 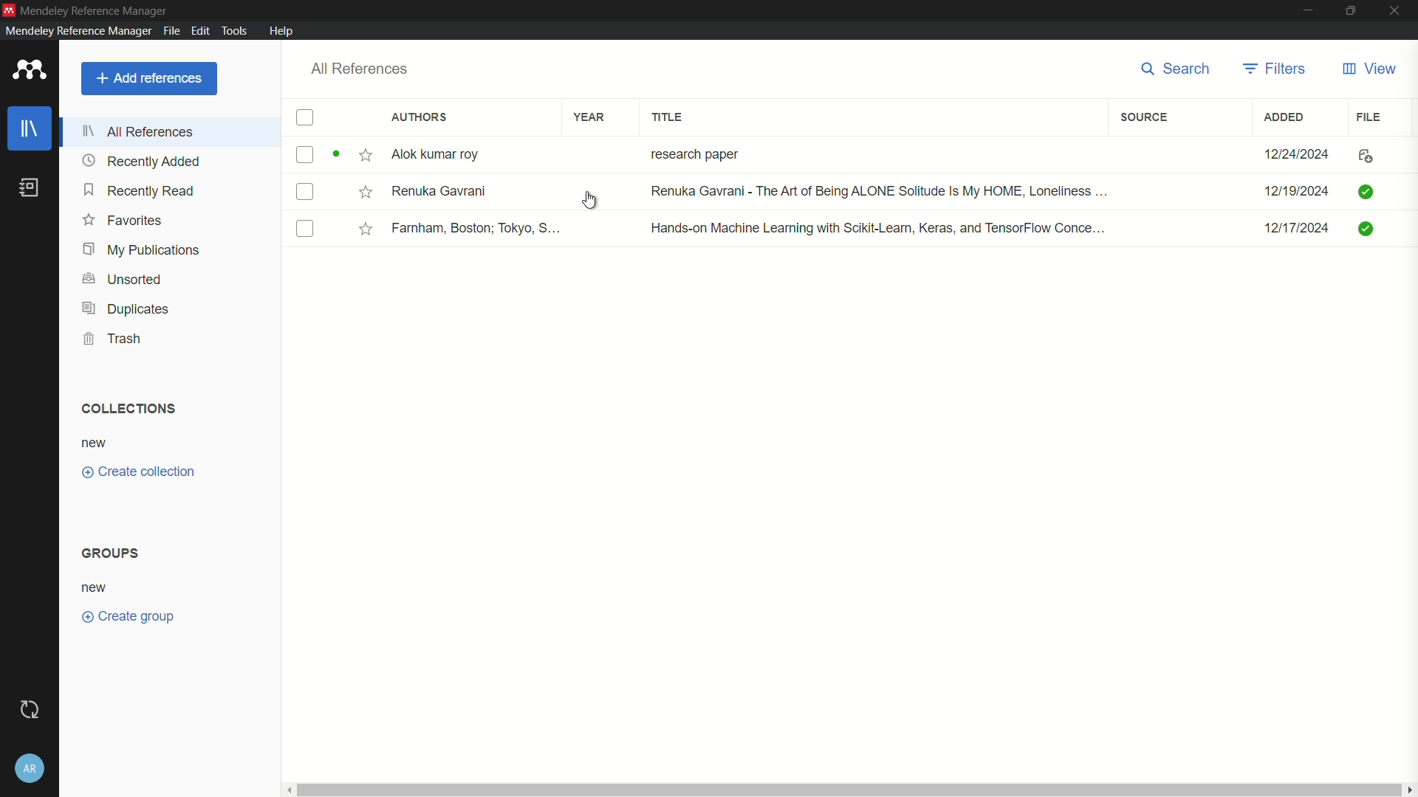 What do you see at coordinates (98, 588) in the screenshot?
I see `new` at bounding box center [98, 588].